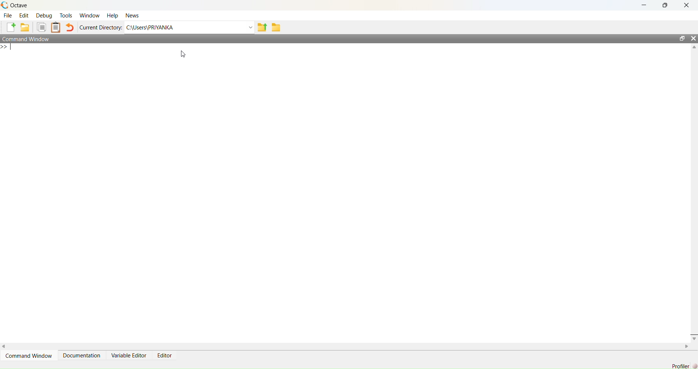 The image size is (698, 369). I want to click on Edit, so click(26, 16).